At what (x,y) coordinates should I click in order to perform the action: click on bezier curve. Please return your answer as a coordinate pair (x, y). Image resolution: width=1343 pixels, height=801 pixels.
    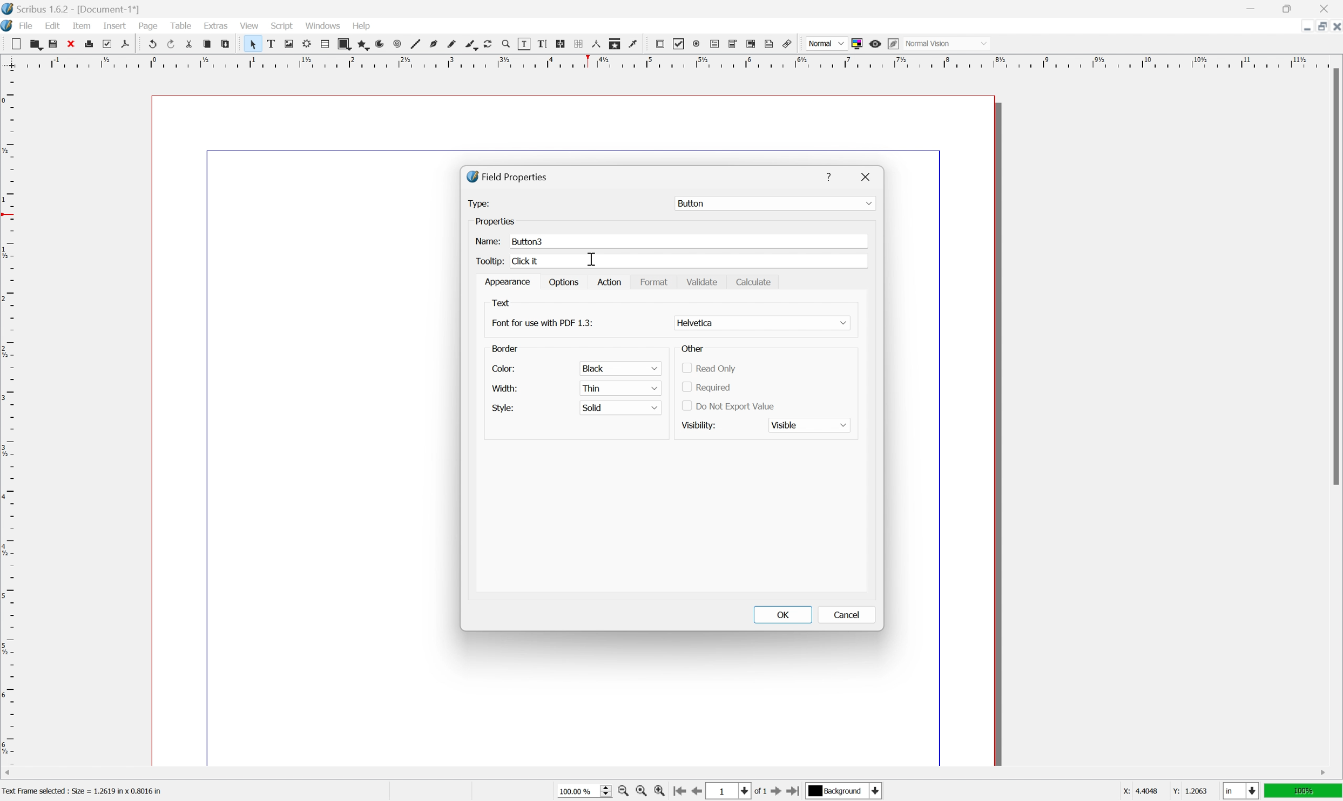
    Looking at the image, I should click on (433, 44).